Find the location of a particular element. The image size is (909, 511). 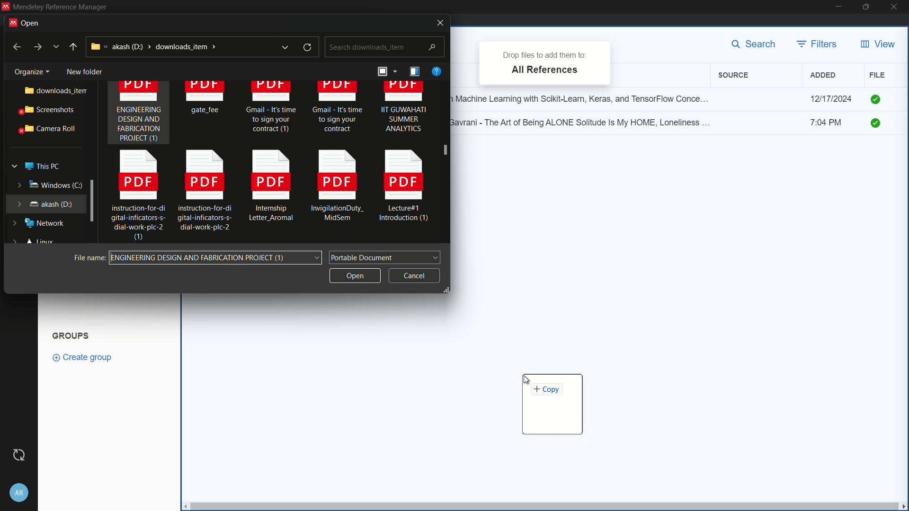

Lecture#1
Introduction (1) is located at coordinates (405, 188).